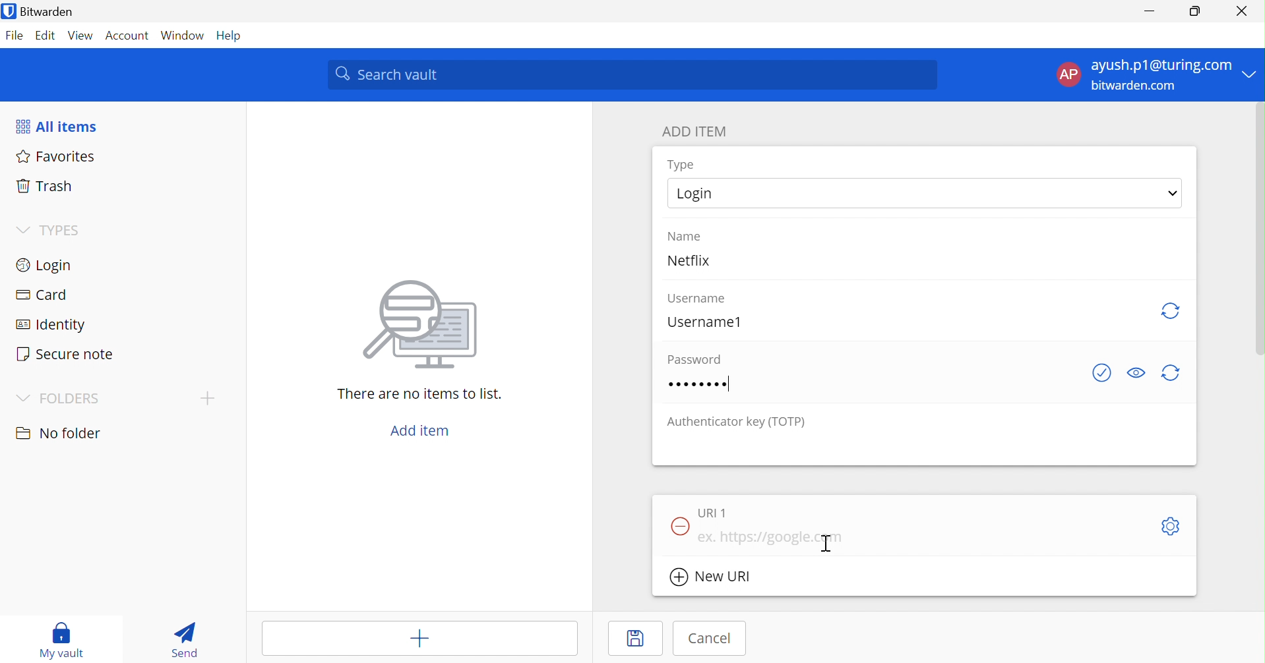  What do you see at coordinates (1260, 229) in the screenshot?
I see `scrollbar` at bounding box center [1260, 229].